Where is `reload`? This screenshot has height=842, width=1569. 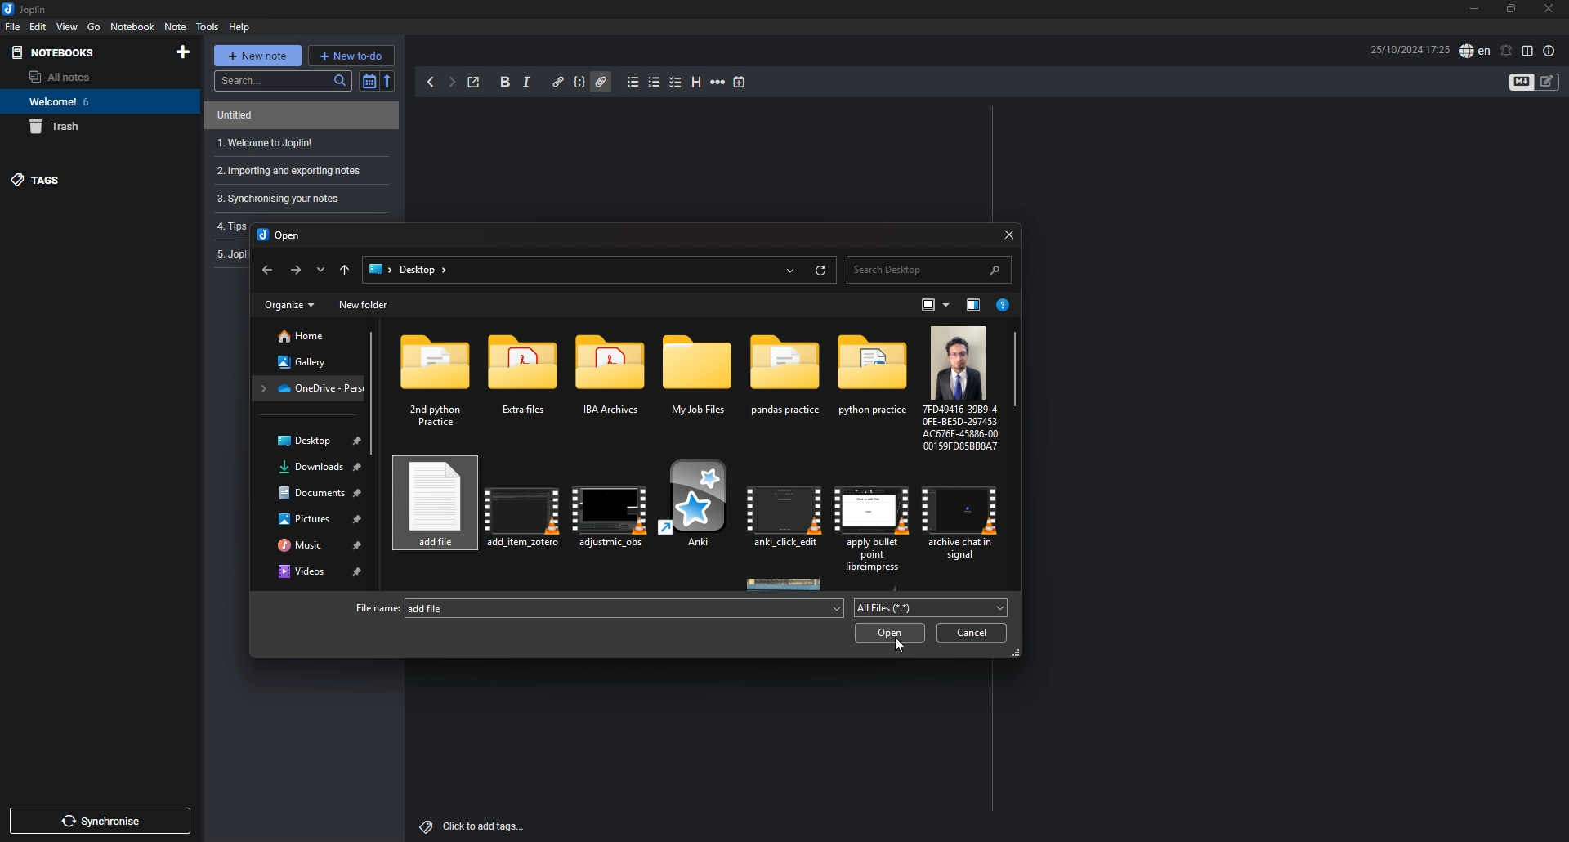
reload is located at coordinates (820, 271).